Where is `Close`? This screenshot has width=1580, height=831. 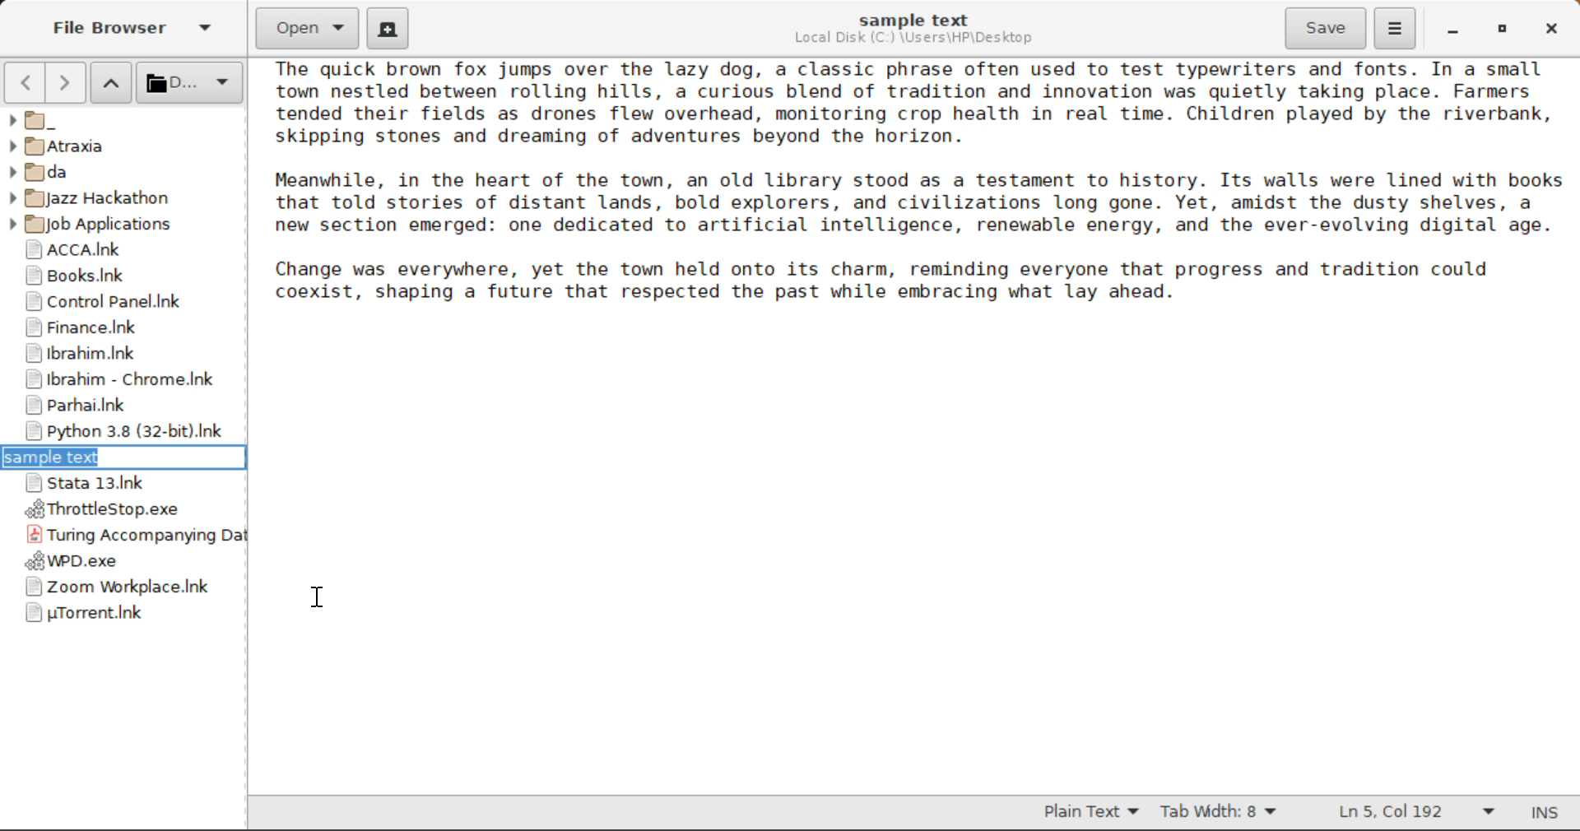
Close is located at coordinates (1549, 29).